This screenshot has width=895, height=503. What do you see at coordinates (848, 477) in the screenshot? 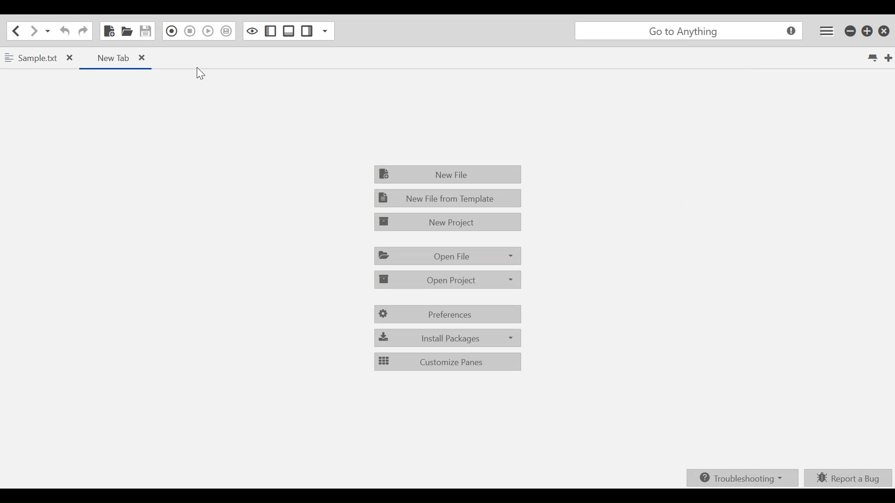
I see `Report Bug` at bounding box center [848, 477].